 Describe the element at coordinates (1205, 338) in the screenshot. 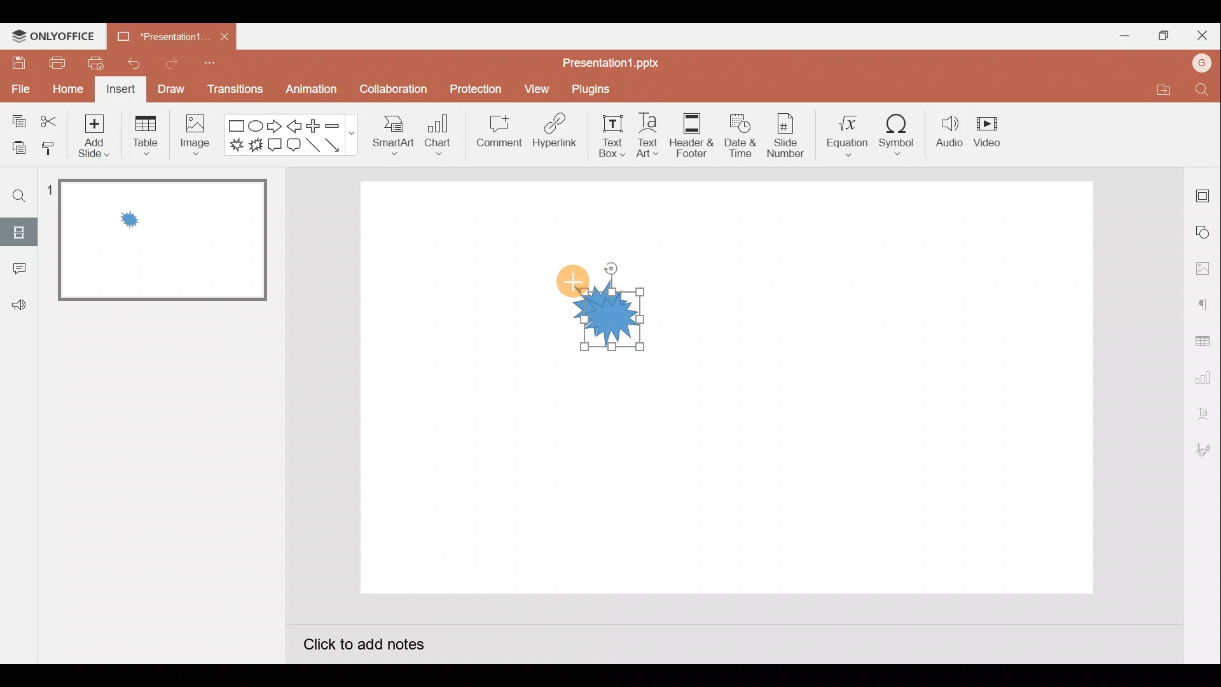

I see `Table settings` at that location.